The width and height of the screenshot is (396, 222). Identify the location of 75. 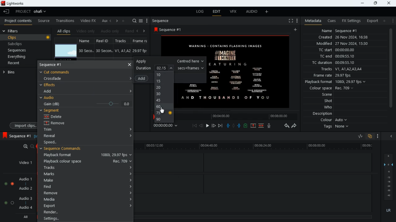
(164, 113).